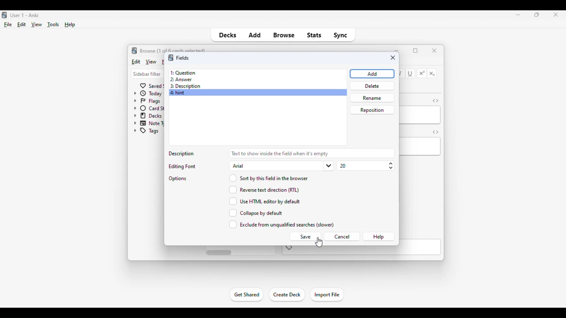  I want to click on logo, so click(170, 58).